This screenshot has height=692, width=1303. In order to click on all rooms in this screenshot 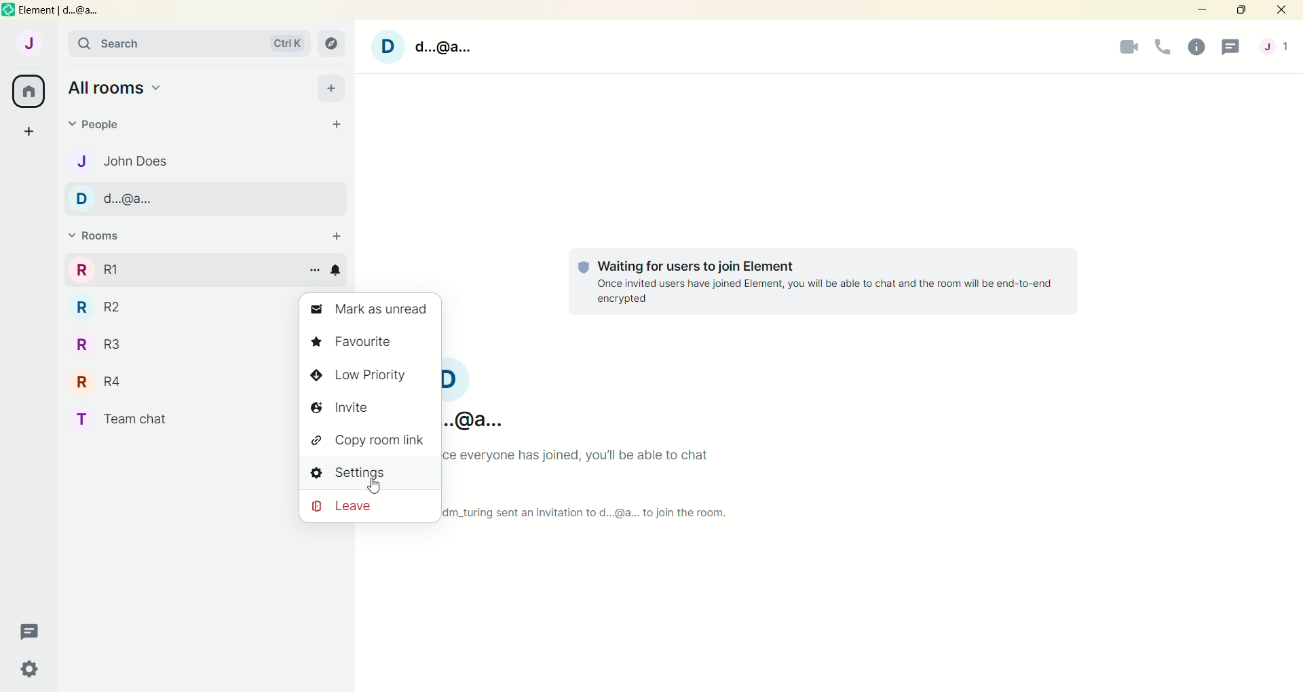, I will do `click(115, 87)`.